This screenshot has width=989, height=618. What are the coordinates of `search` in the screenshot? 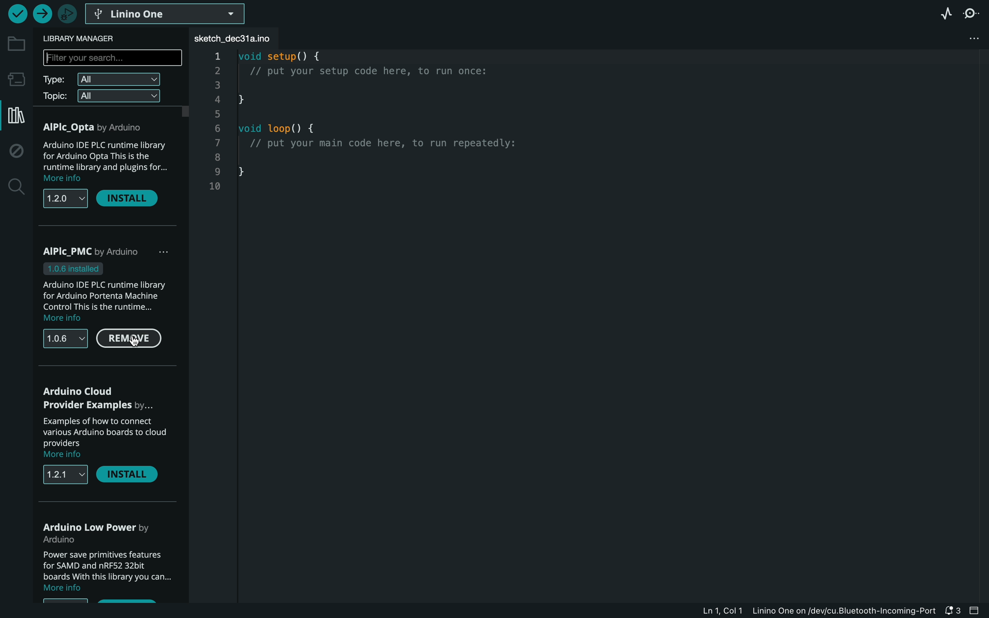 It's located at (14, 186).